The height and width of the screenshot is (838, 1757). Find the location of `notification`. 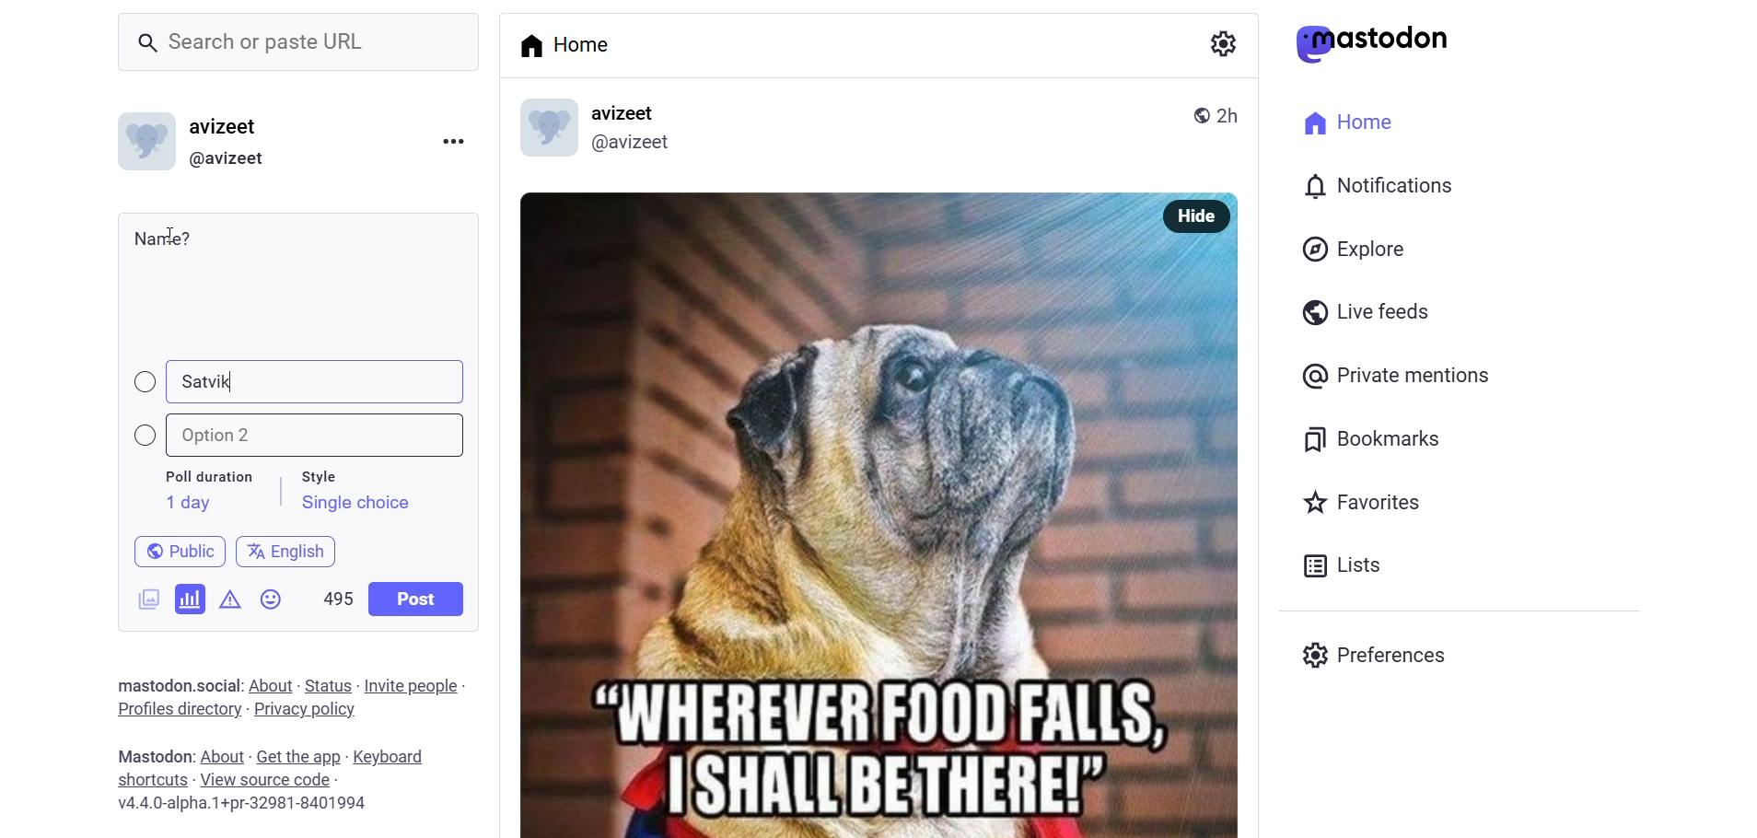

notification is located at coordinates (1376, 188).